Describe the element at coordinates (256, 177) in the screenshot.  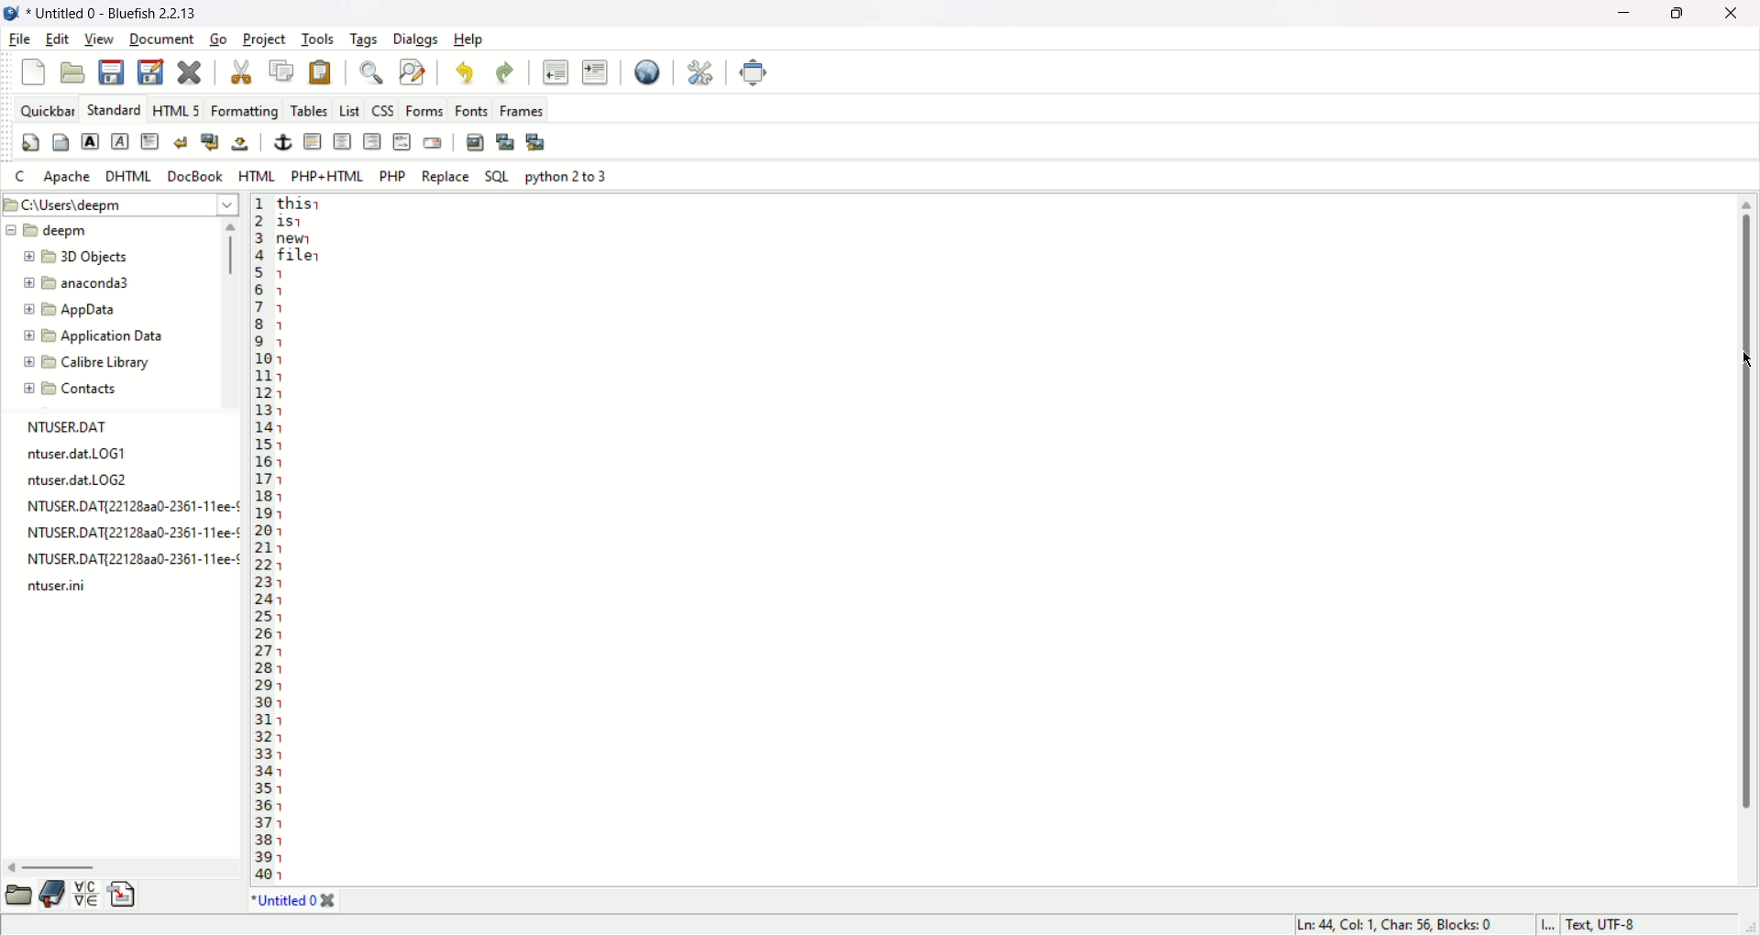
I see `HTML` at that location.